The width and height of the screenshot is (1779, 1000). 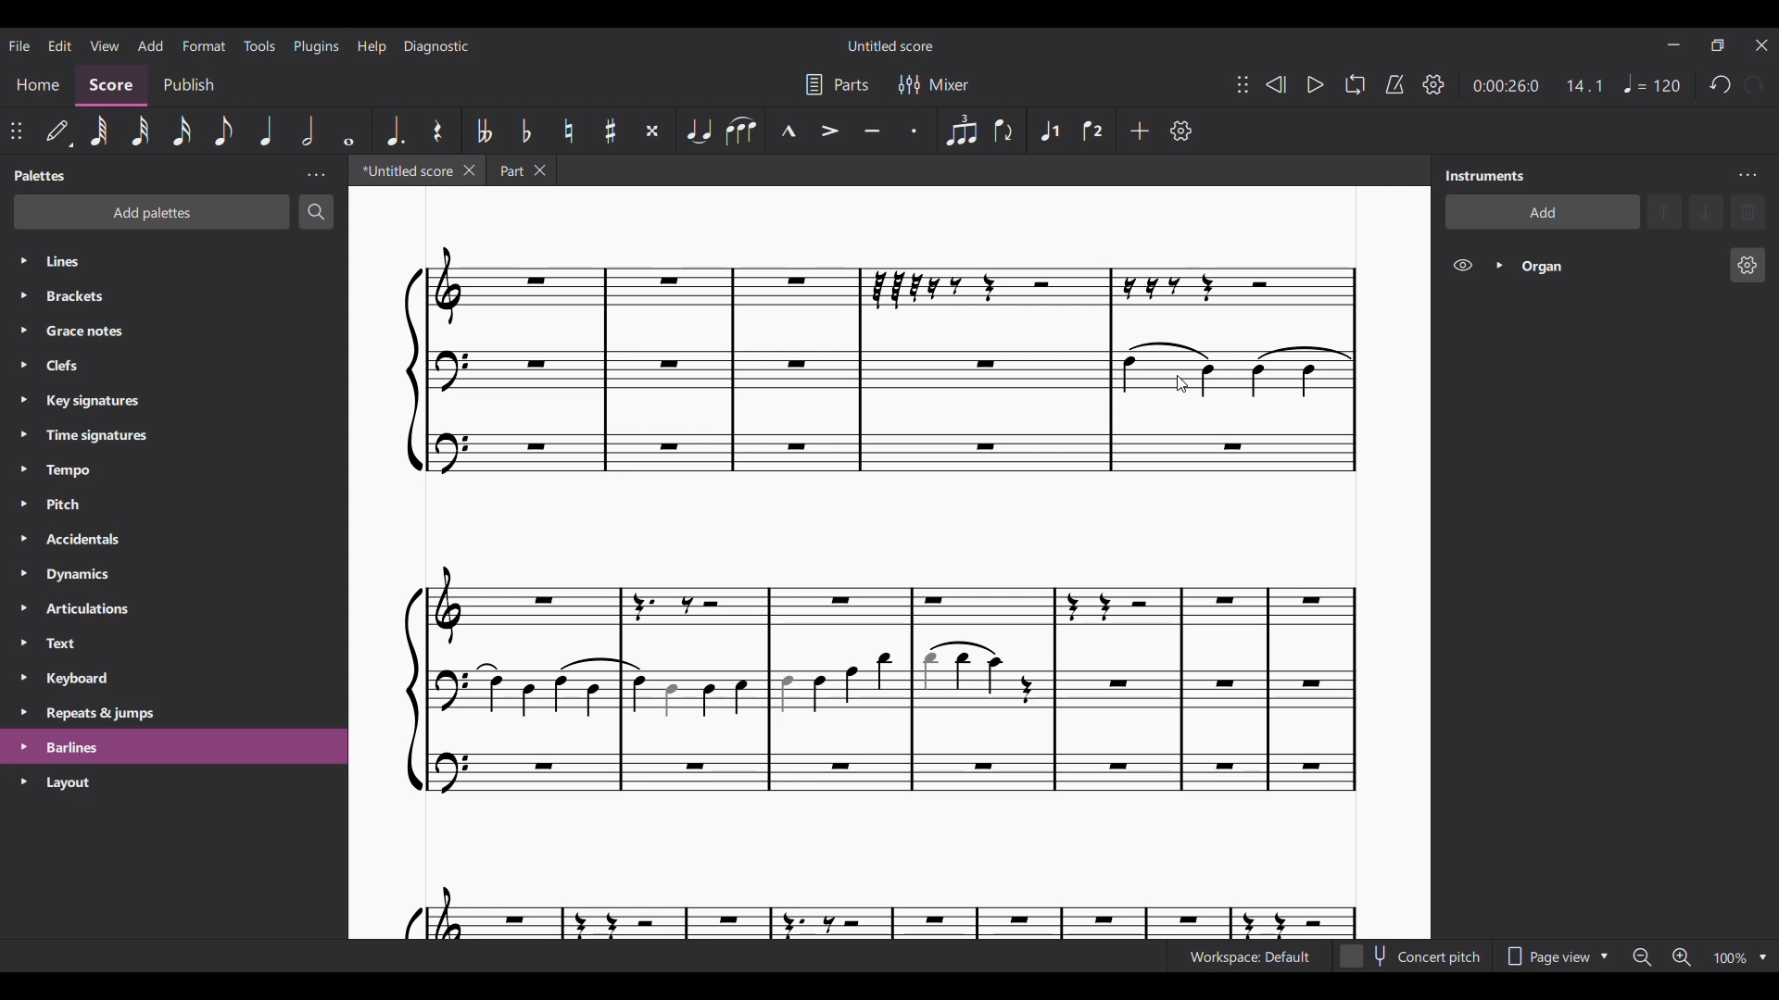 I want to click on Organ settings, so click(x=1747, y=265).